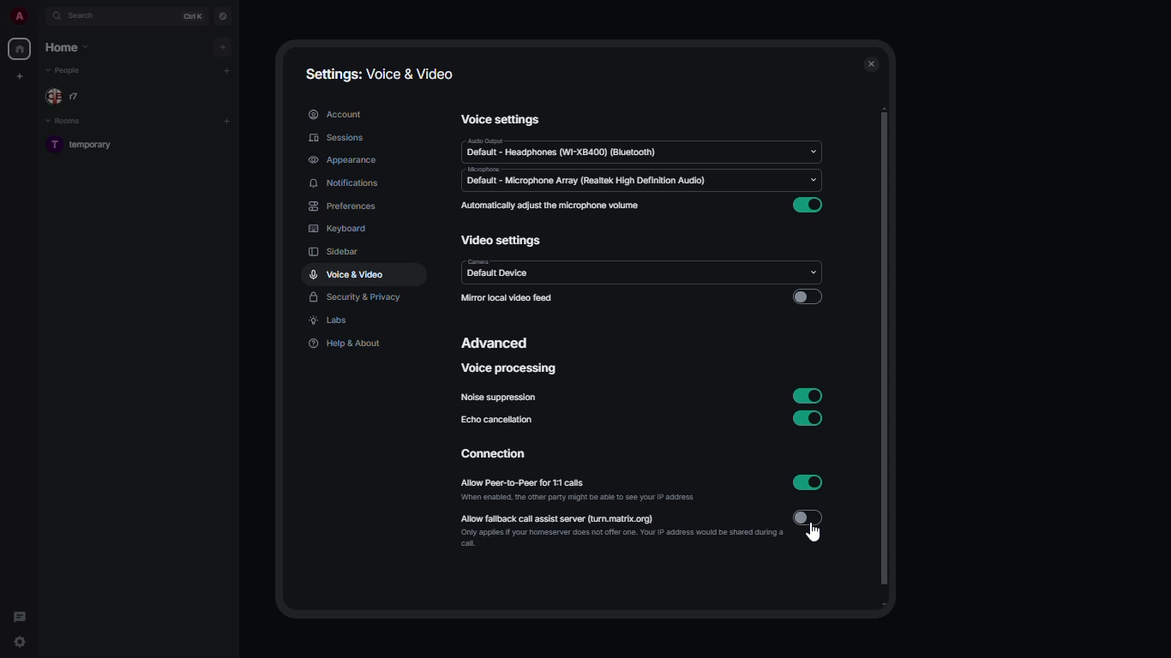 The height and width of the screenshot is (658, 1171). I want to click on Only apes f your Nomeserver does not offer ane. Your P address would be shared during
pes, so click(610, 541).